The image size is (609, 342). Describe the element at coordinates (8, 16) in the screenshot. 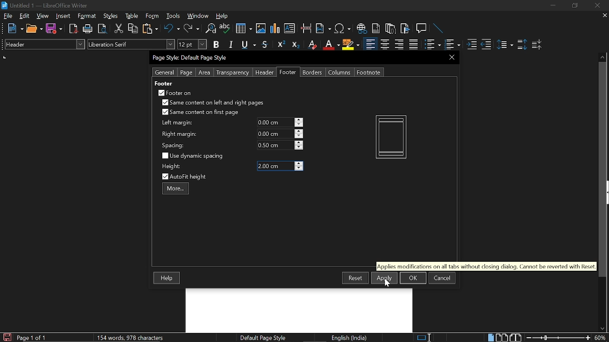

I see `File` at that location.